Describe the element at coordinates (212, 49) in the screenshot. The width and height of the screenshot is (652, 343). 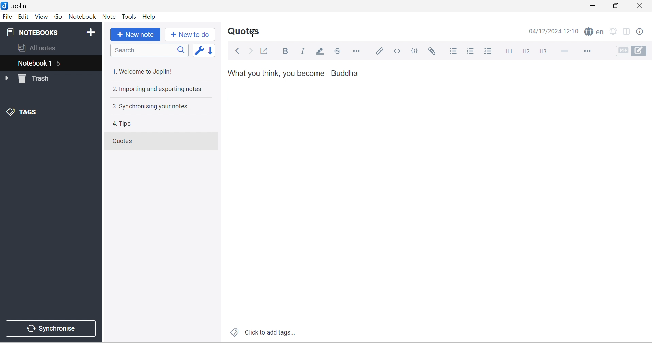
I see `Reverse sort order` at that location.